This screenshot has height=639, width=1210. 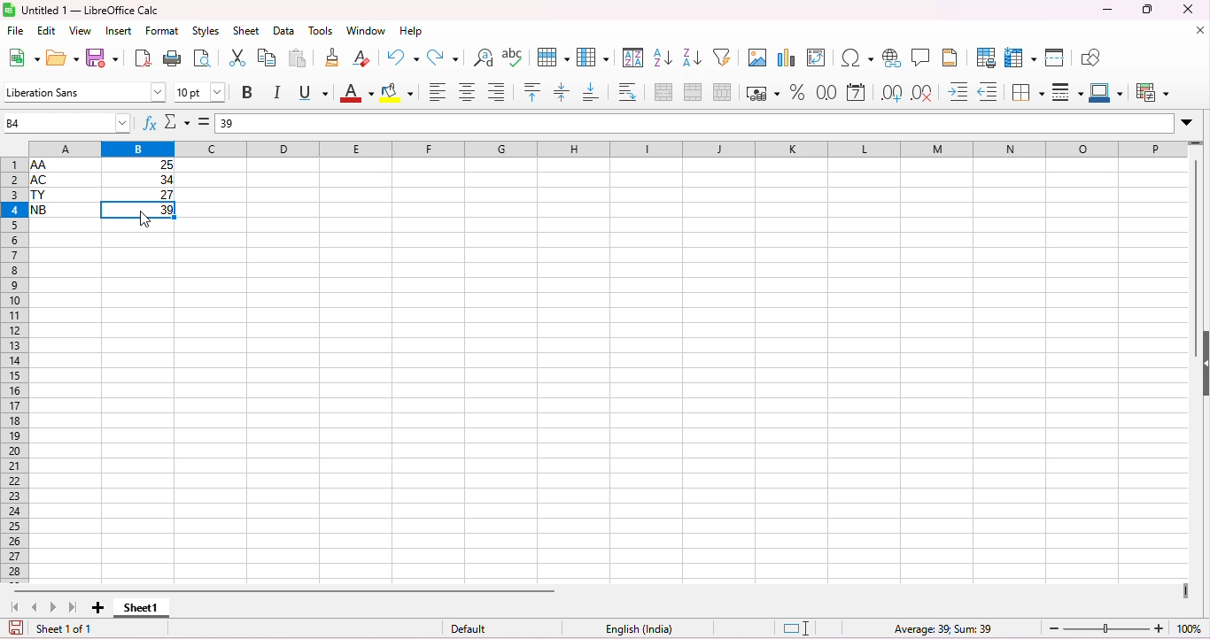 I want to click on 39, so click(x=229, y=124).